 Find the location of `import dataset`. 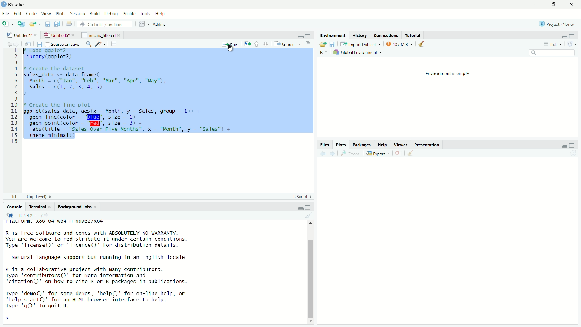

import dataset is located at coordinates (360, 44).